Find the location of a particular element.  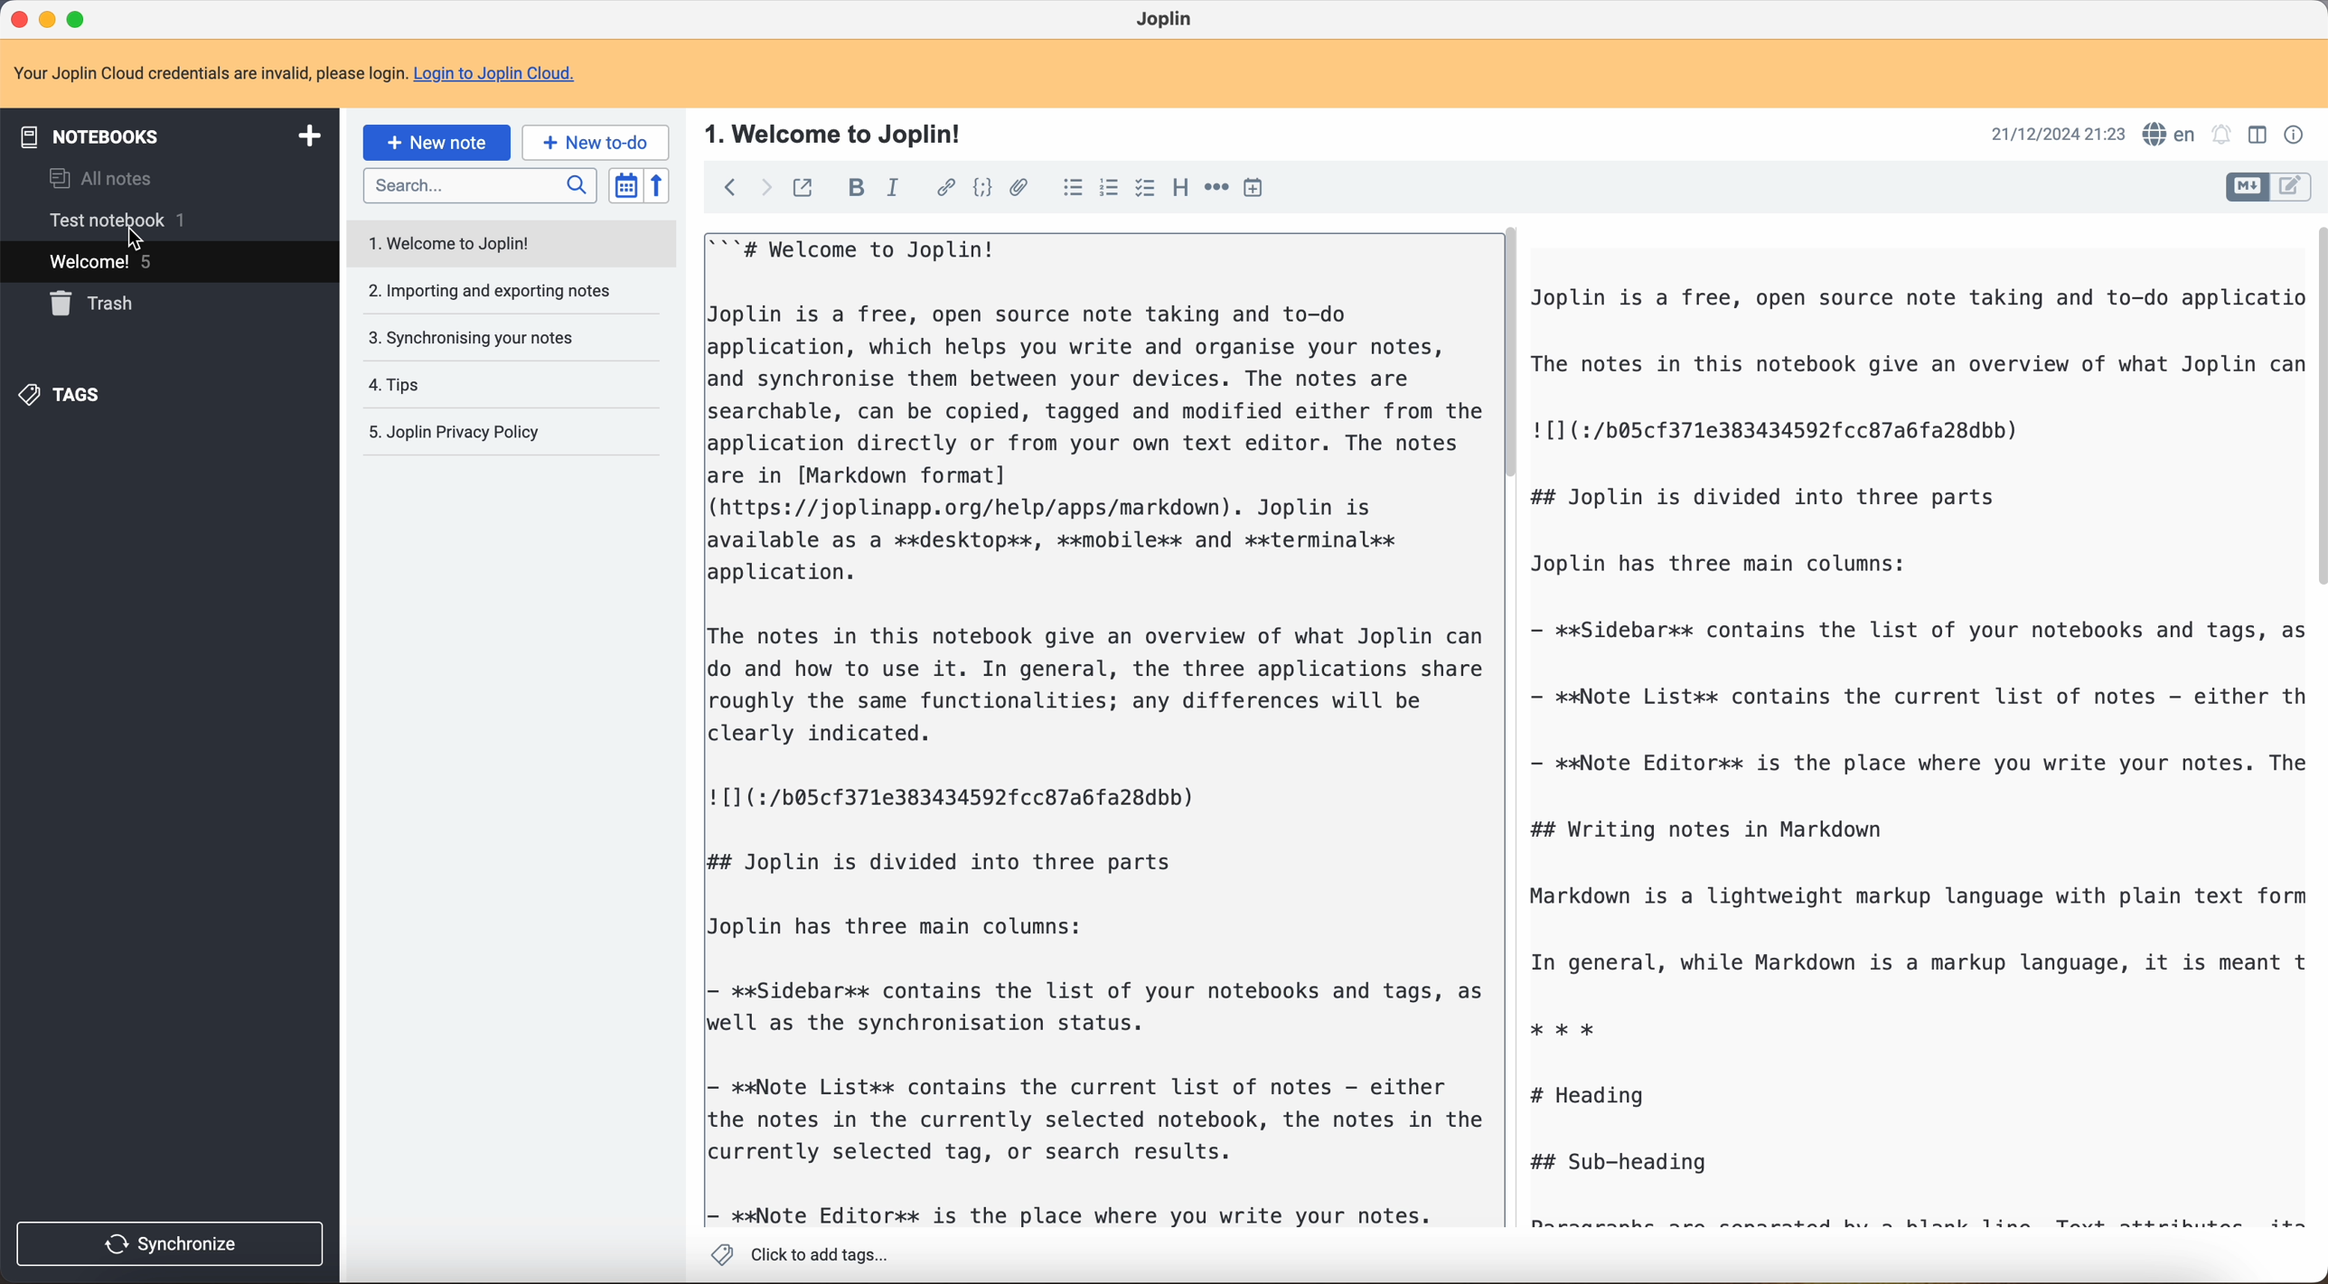

close program is located at coordinates (16, 19).